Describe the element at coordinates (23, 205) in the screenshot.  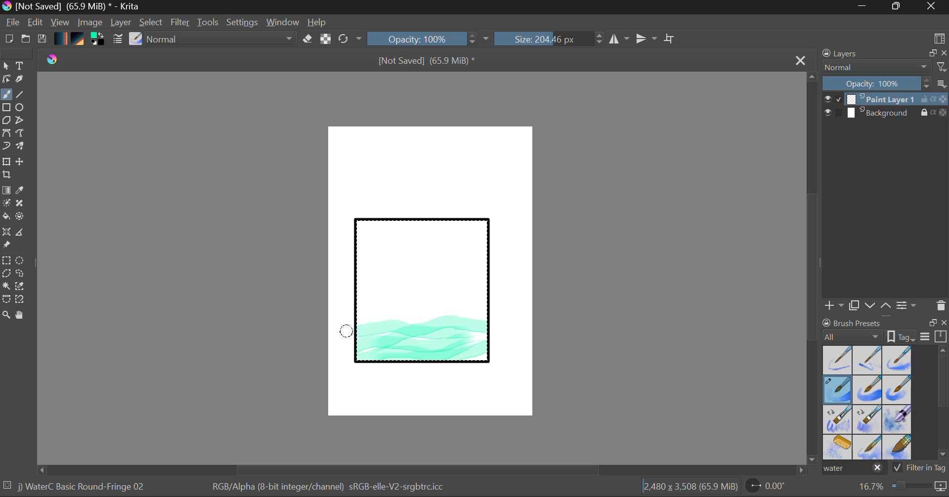
I see `Smart Patch Tool` at that location.